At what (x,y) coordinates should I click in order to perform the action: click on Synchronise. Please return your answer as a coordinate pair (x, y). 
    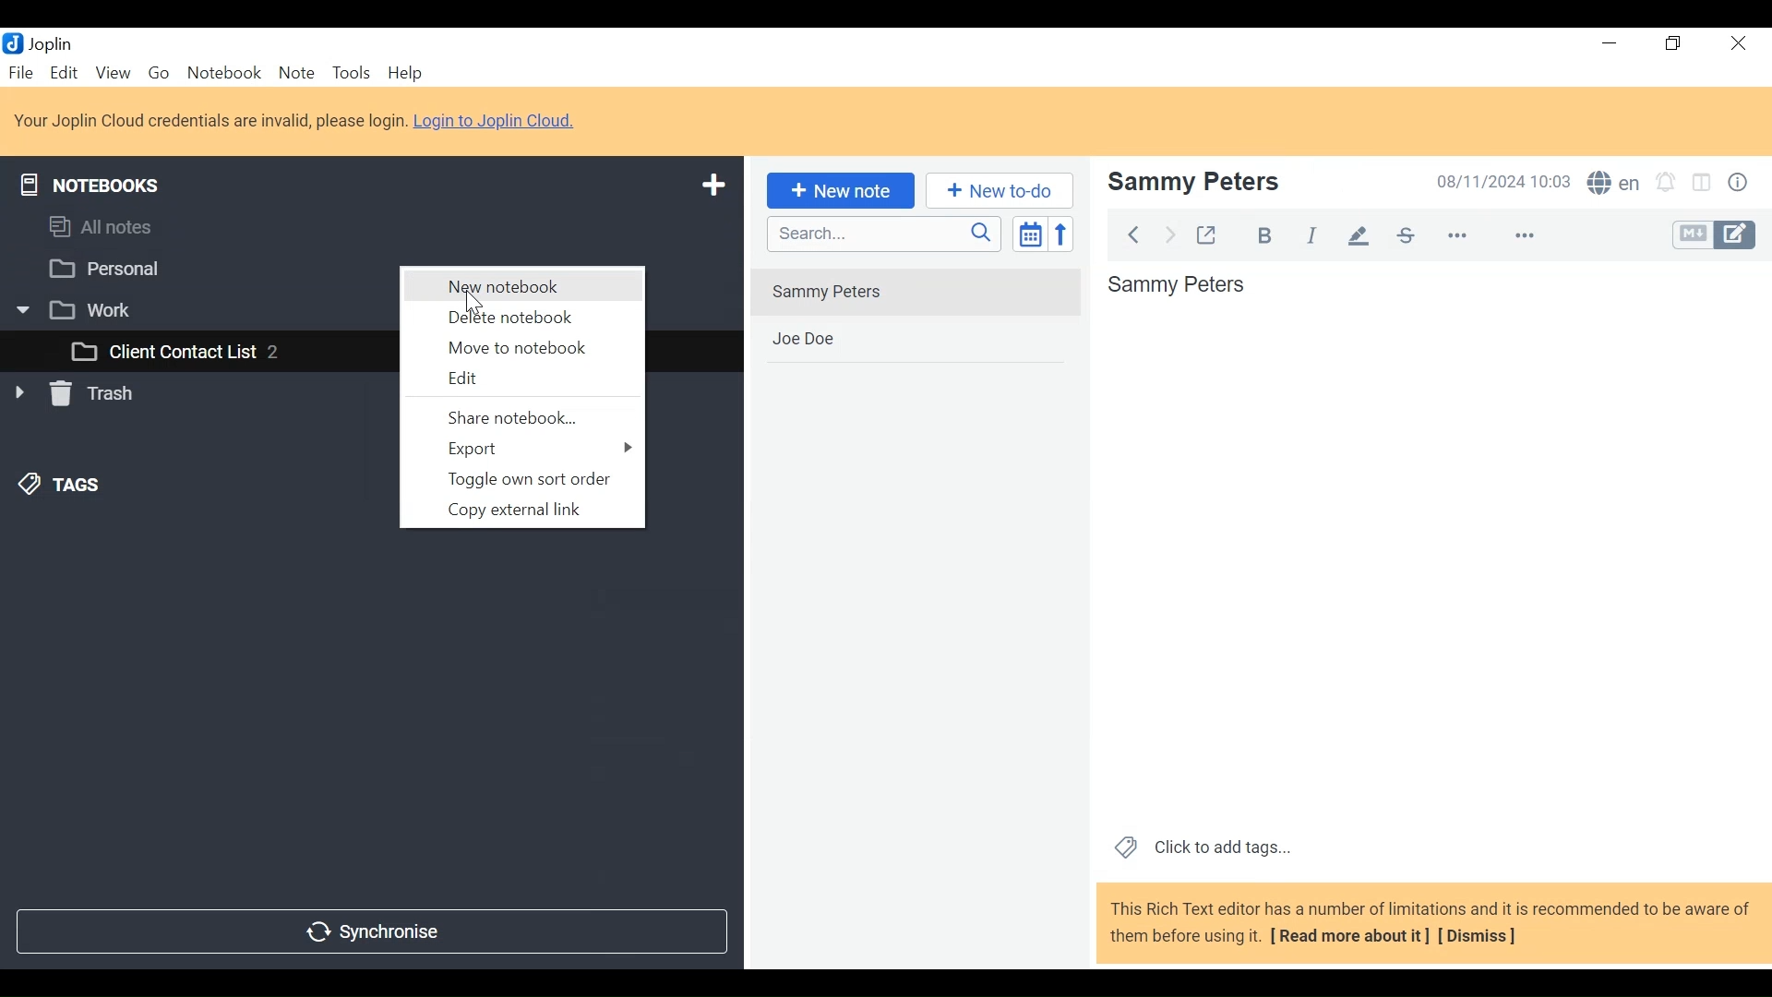
    Looking at the image, I should click on (375, 931).